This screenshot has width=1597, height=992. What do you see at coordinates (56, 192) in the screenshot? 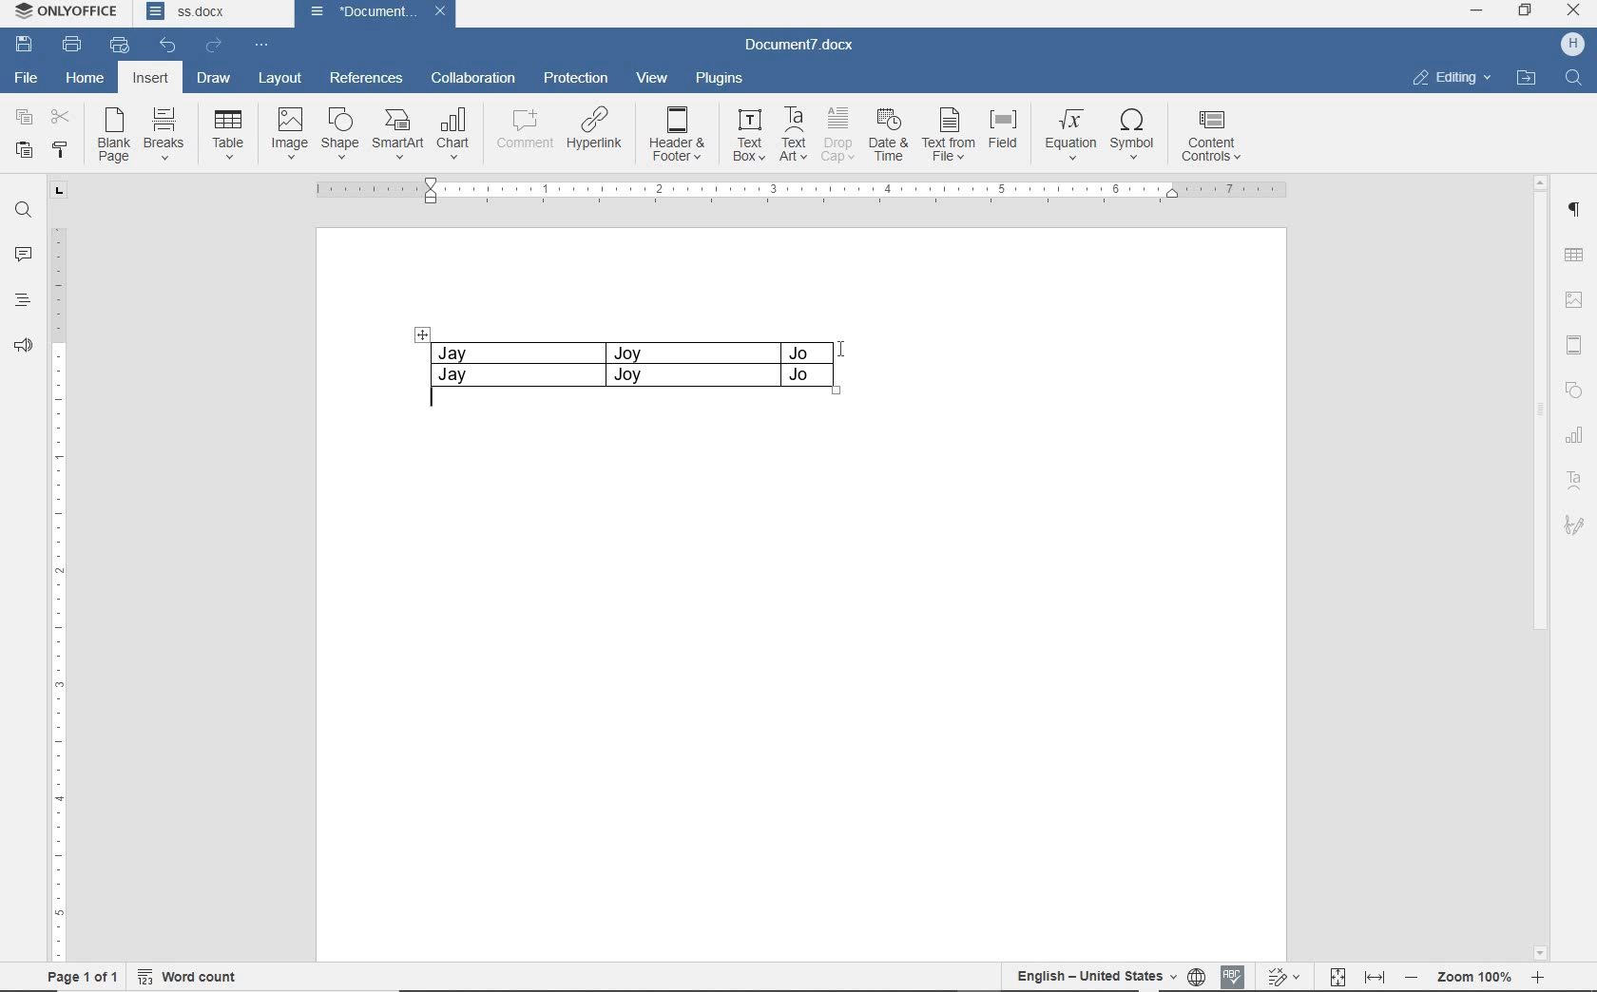
I see `TAB STOP` at bounding box center [56, 192].